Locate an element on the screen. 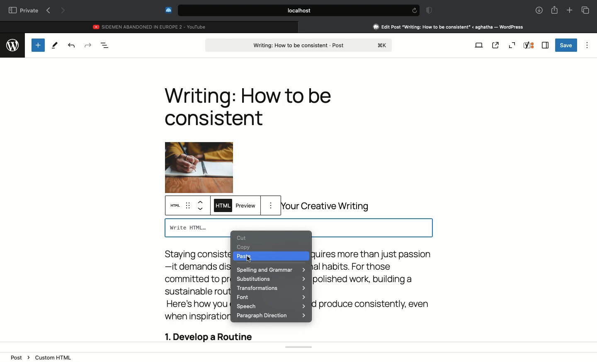 The image size is (597, 362). Tools is located at coordinates (55, 46).